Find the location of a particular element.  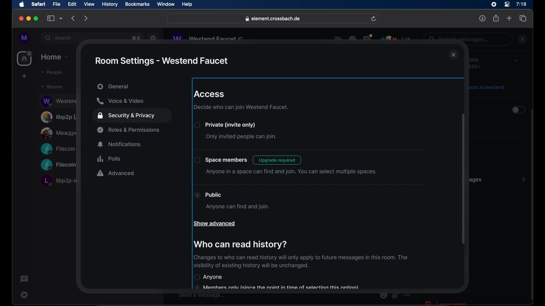

safari is located at coordinates (38, 4).